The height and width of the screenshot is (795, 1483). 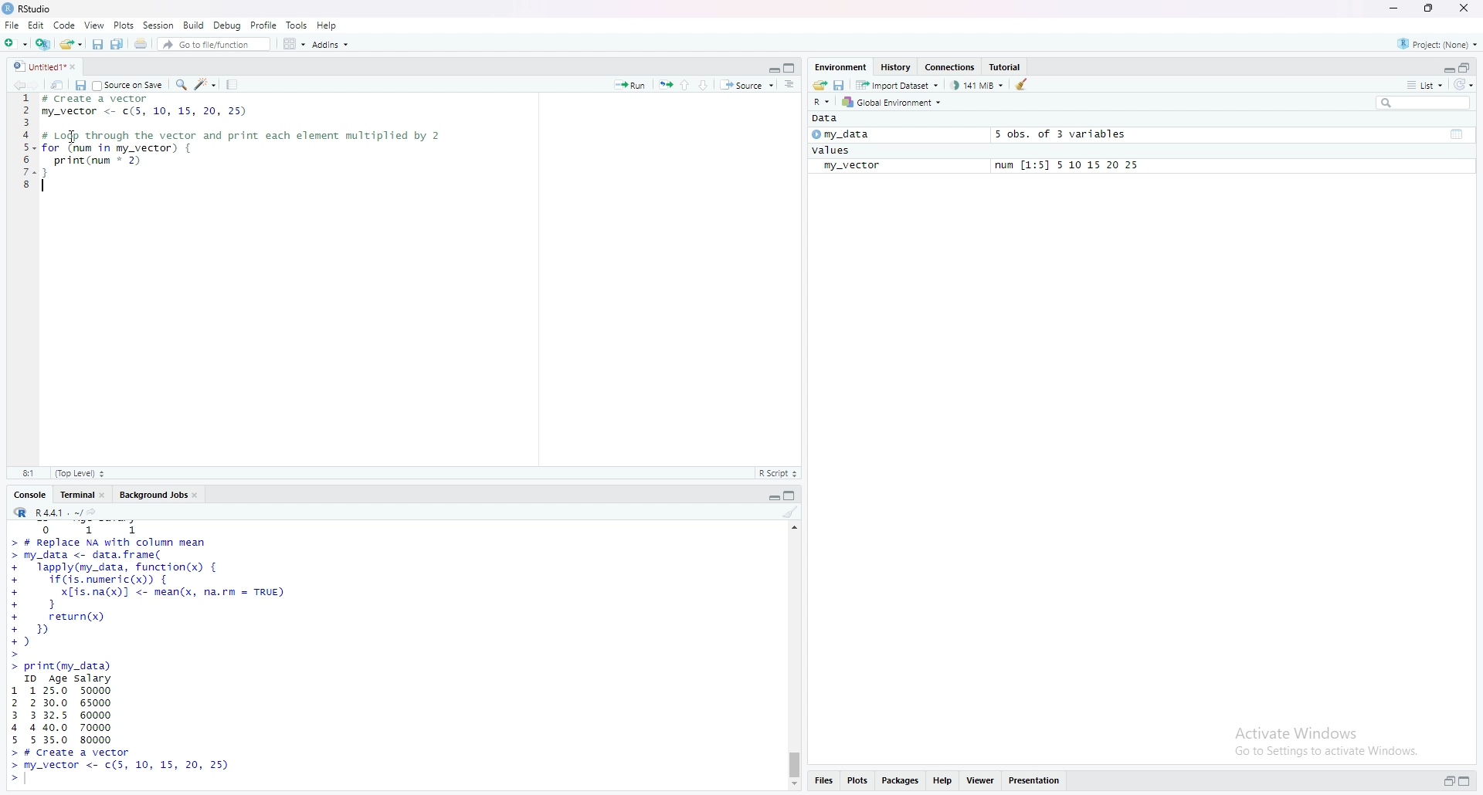 What do you see at coordinates (896, 102) in the screenshot?
I see `Global Environment ` at bounding box center [896, 102].